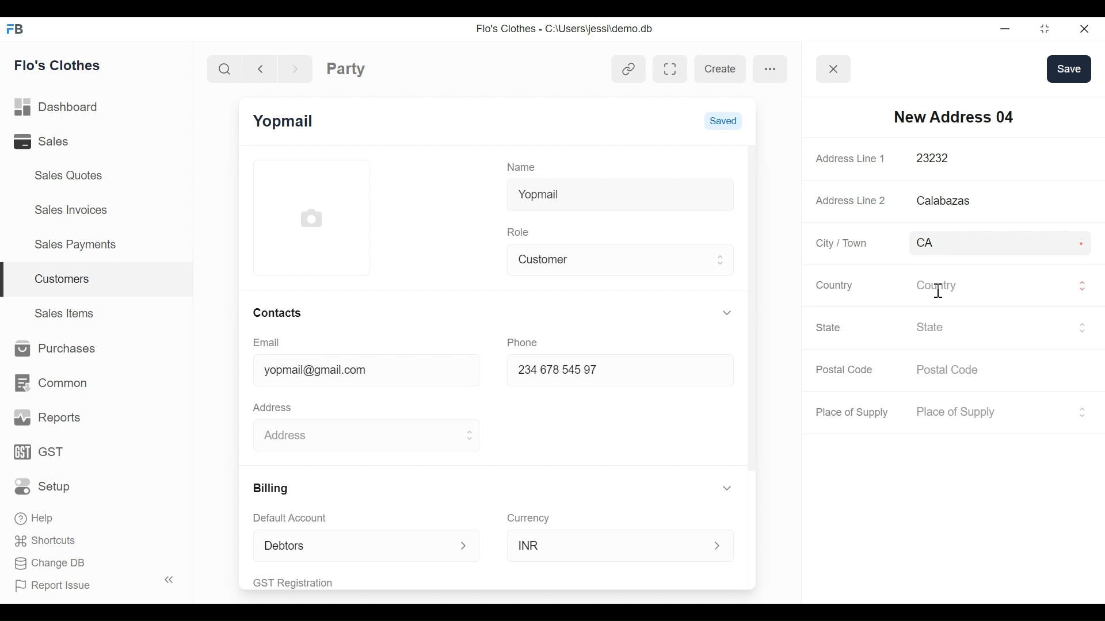  Describe the element at coordinates (993, 327) in the screenshot. I see `State` at that location.